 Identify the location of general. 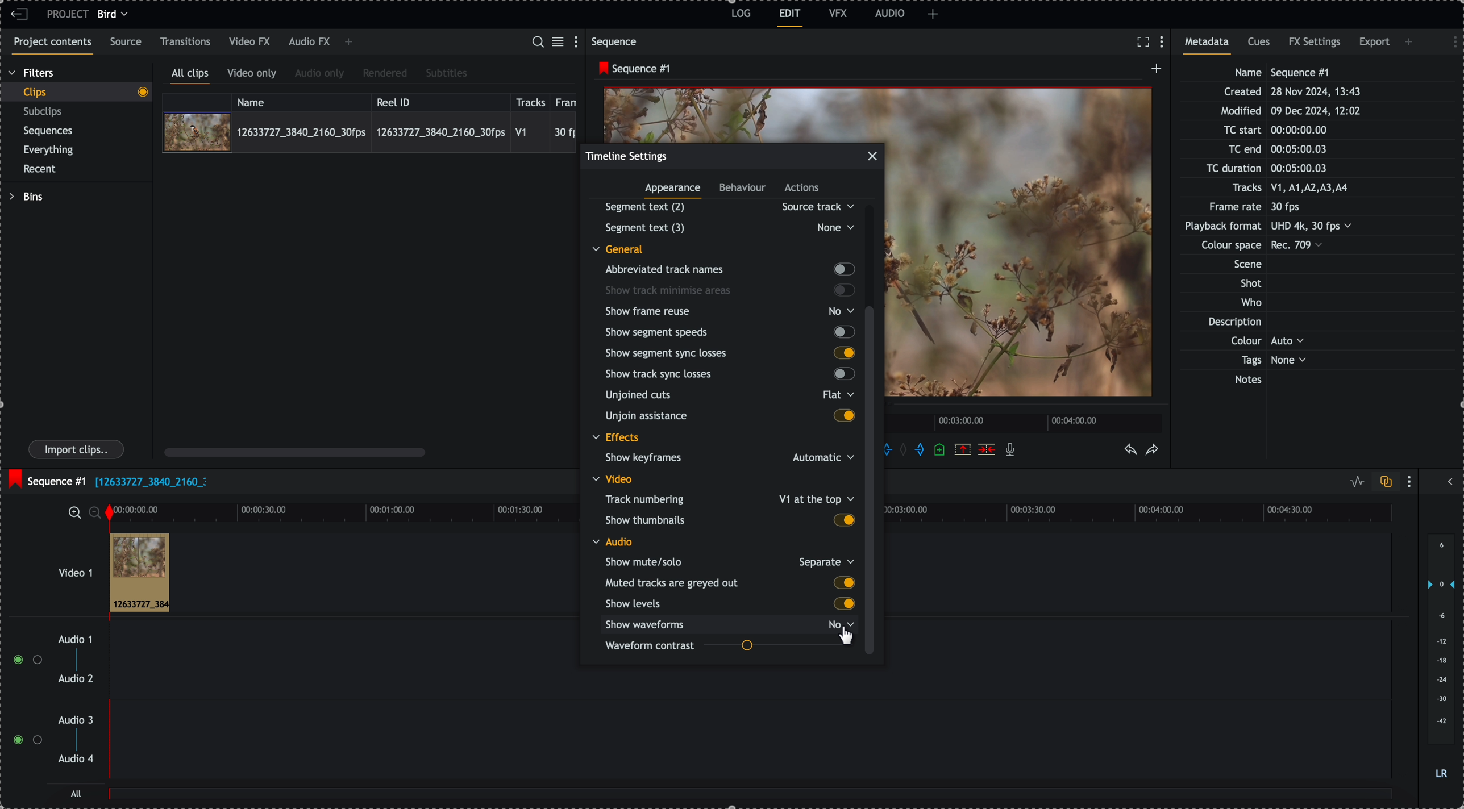
(626, 248).